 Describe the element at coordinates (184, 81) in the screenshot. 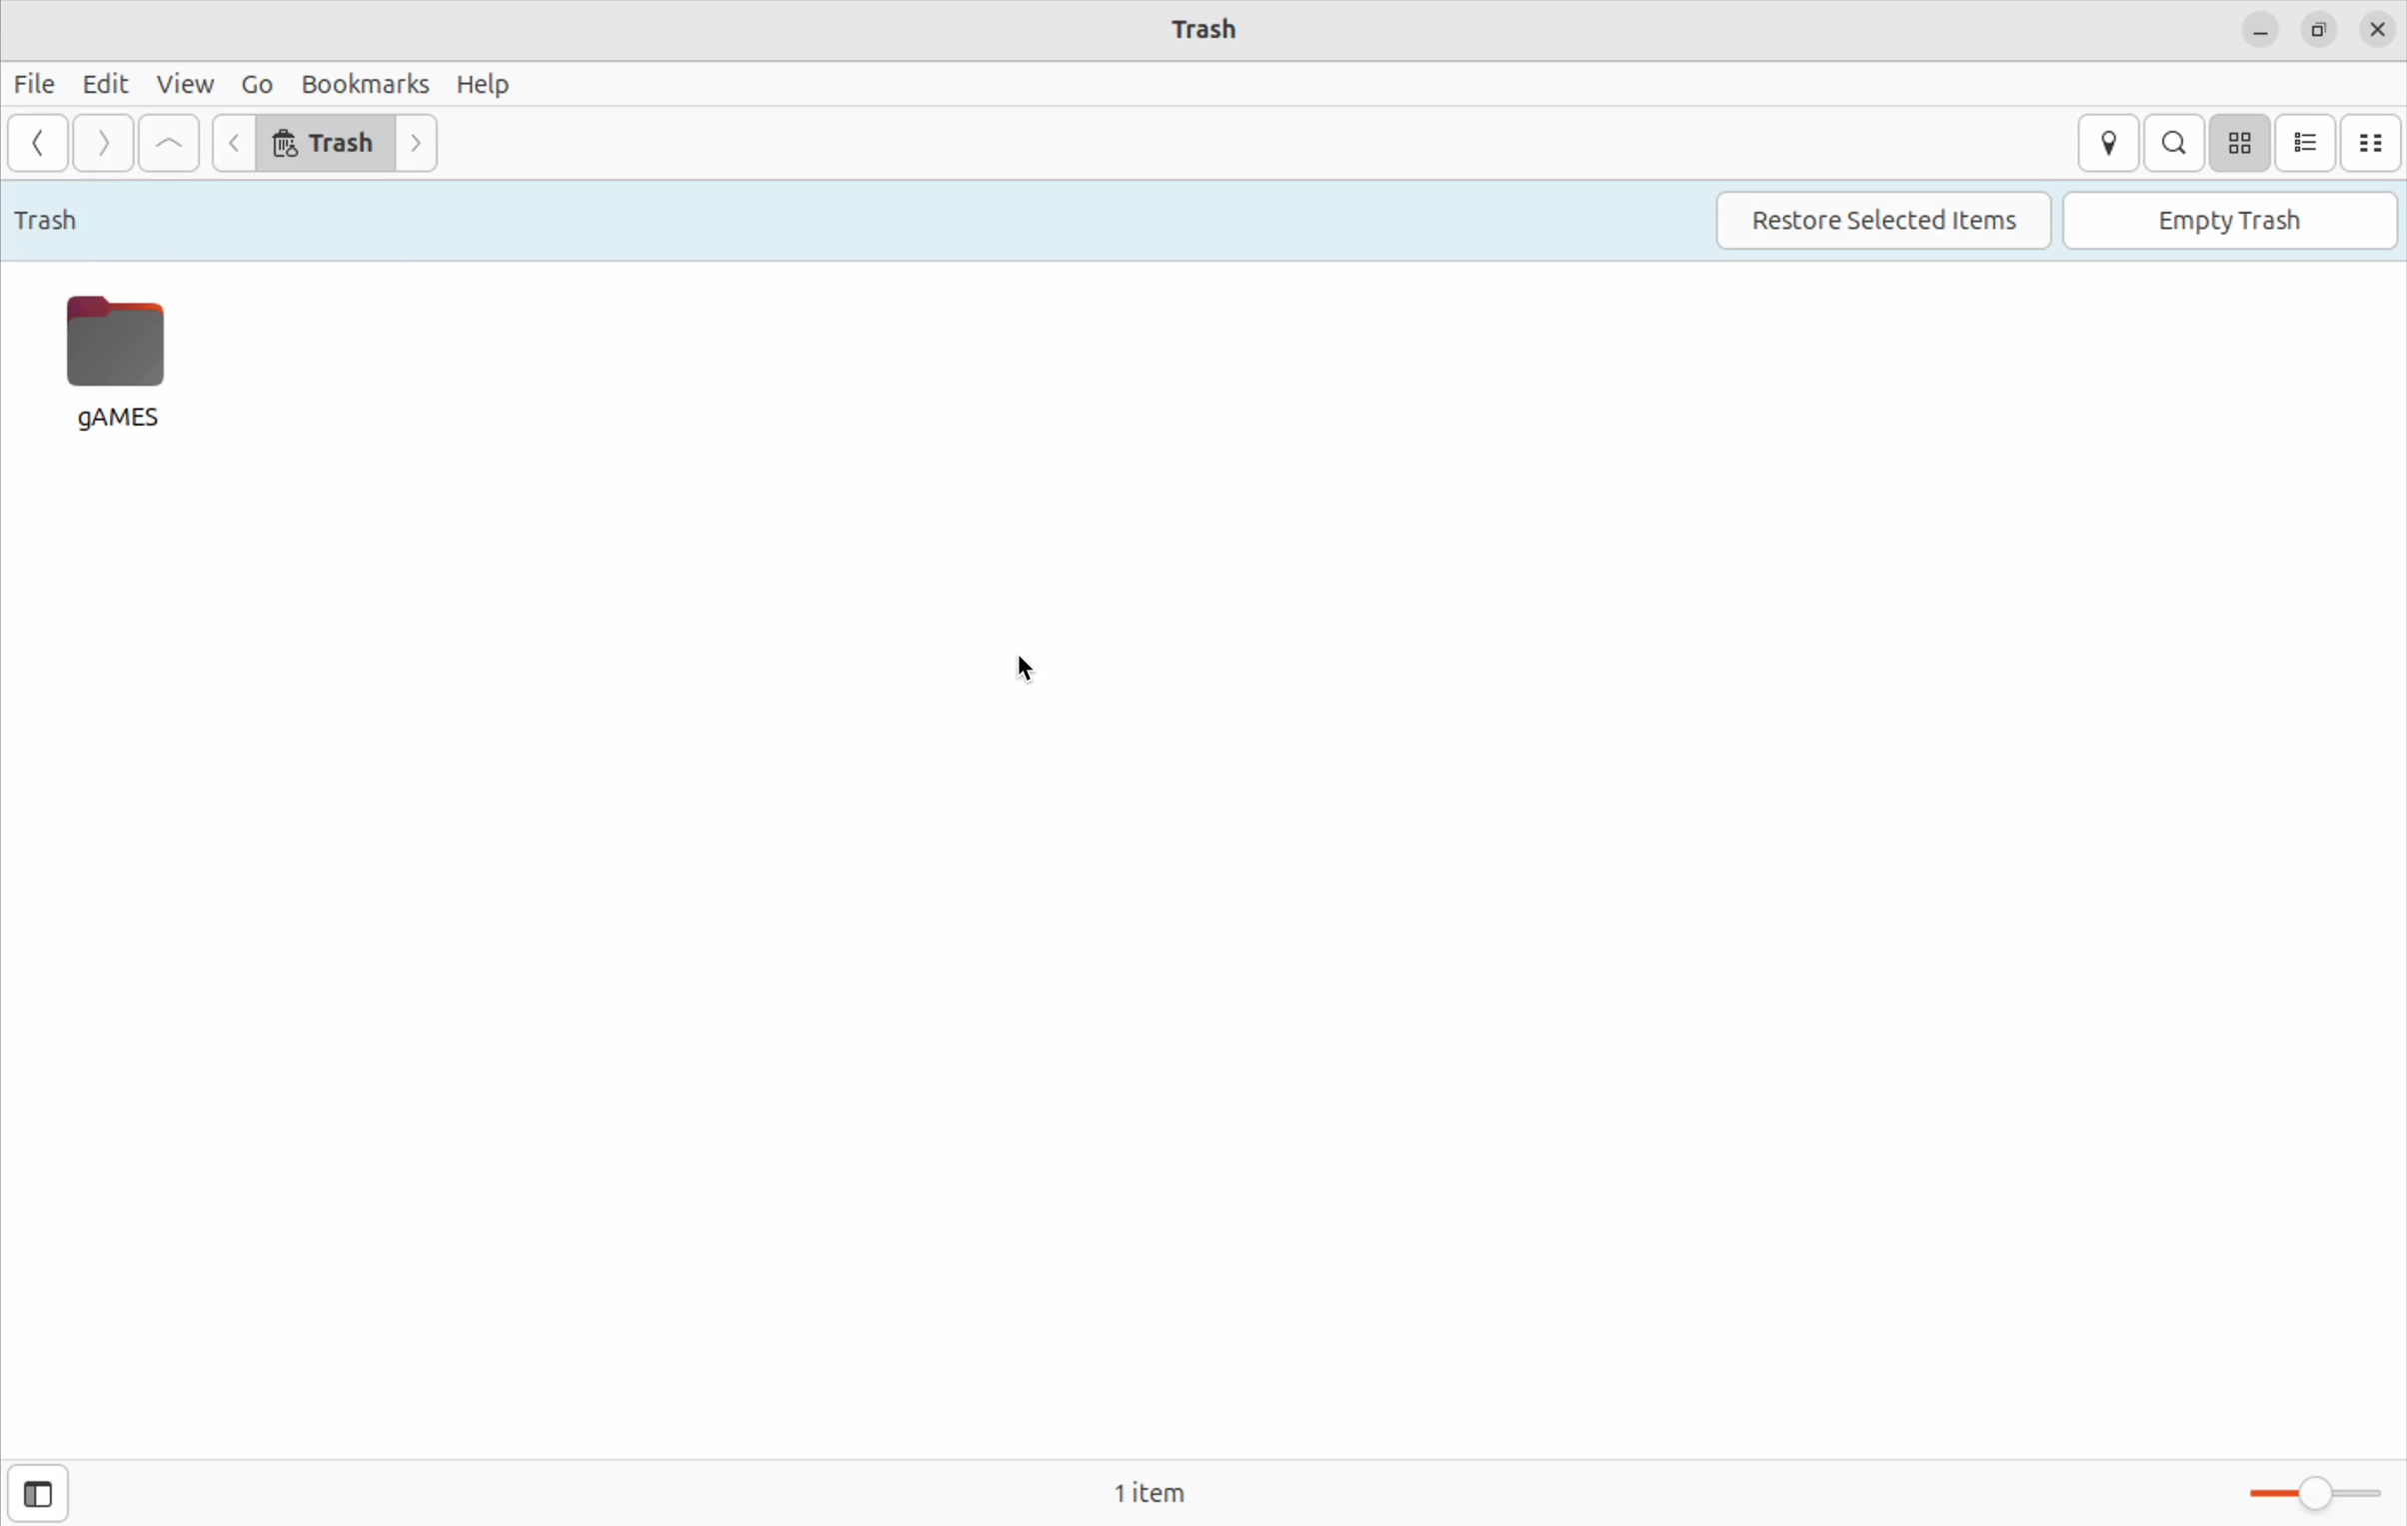

I see `view` at that location.